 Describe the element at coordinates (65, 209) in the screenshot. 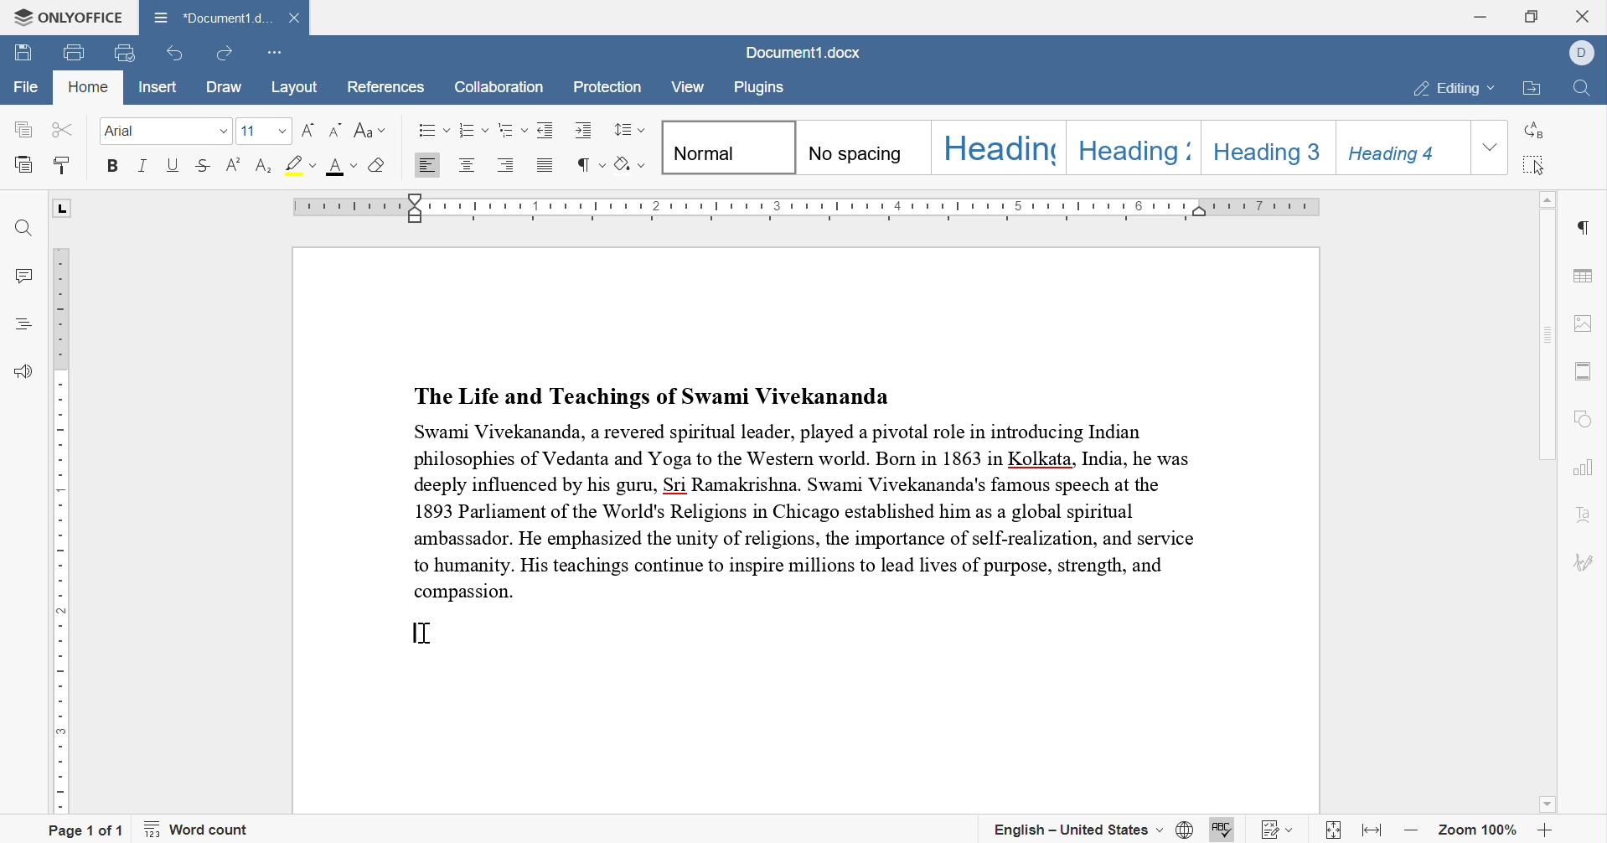

I see `L` at that location.